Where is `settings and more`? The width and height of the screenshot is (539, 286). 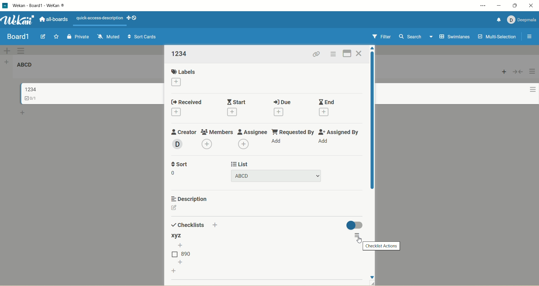 settings and more is located at coordinates (484, 6).